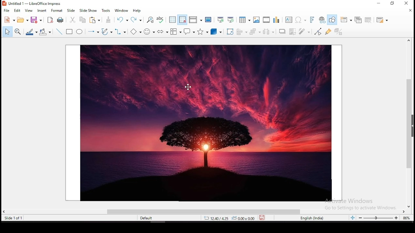 The image size is (415, 233). What do you see at coordinates (282, 32) in the screenshot?
I see `Shadow` at bounding box center [282, 32].